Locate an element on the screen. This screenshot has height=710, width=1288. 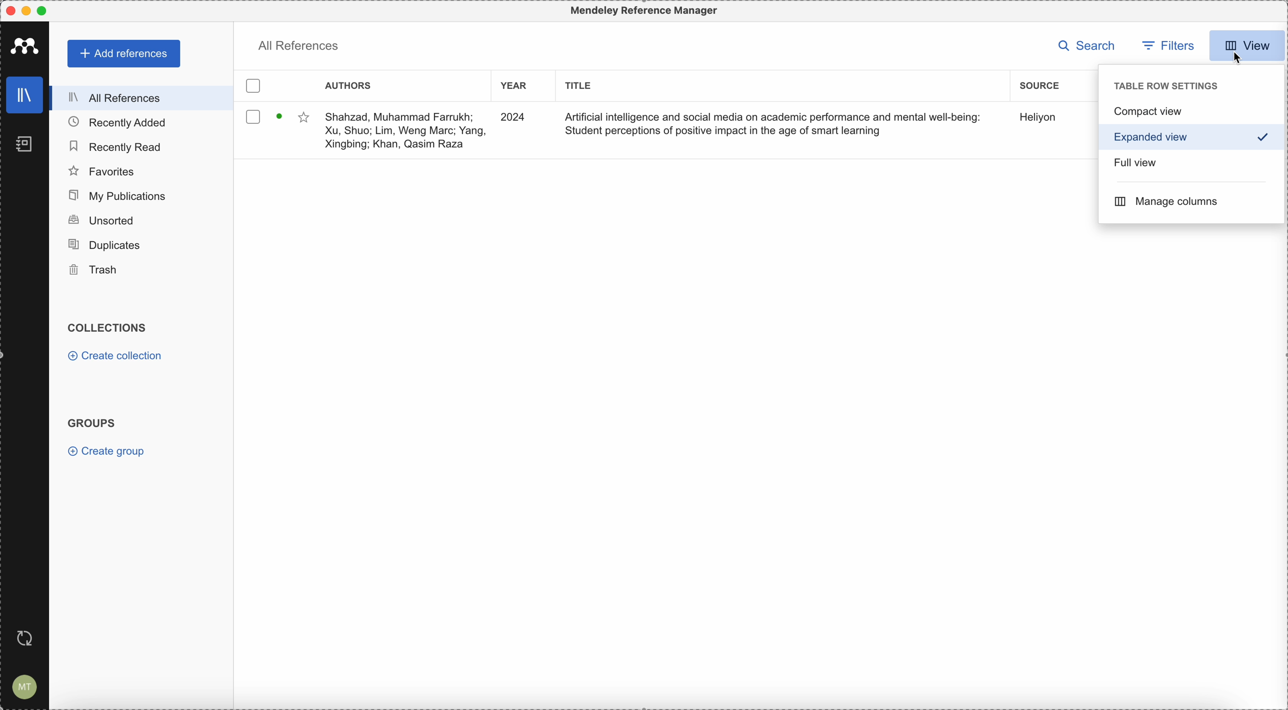
click on view is located at coordinates (1248, 41).